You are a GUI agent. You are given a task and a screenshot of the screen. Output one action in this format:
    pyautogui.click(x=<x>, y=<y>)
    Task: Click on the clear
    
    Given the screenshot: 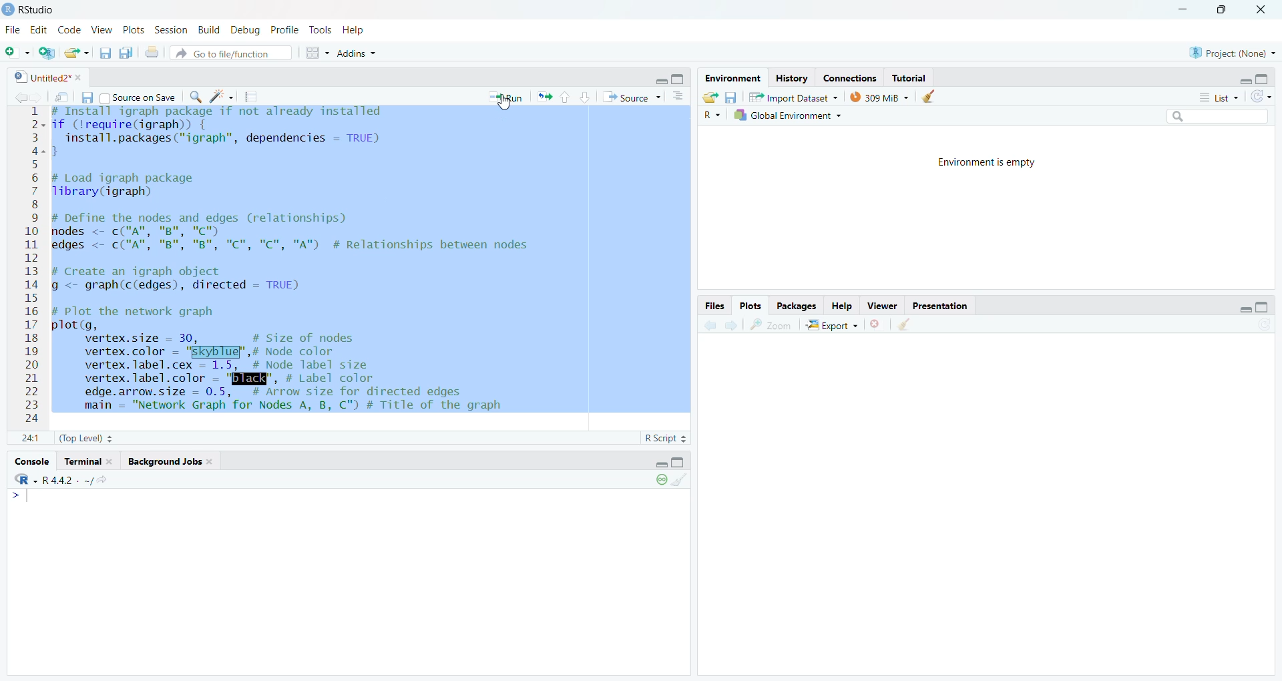 What is the action you would take?
    pyautogui.click(x=931, y=97)
    